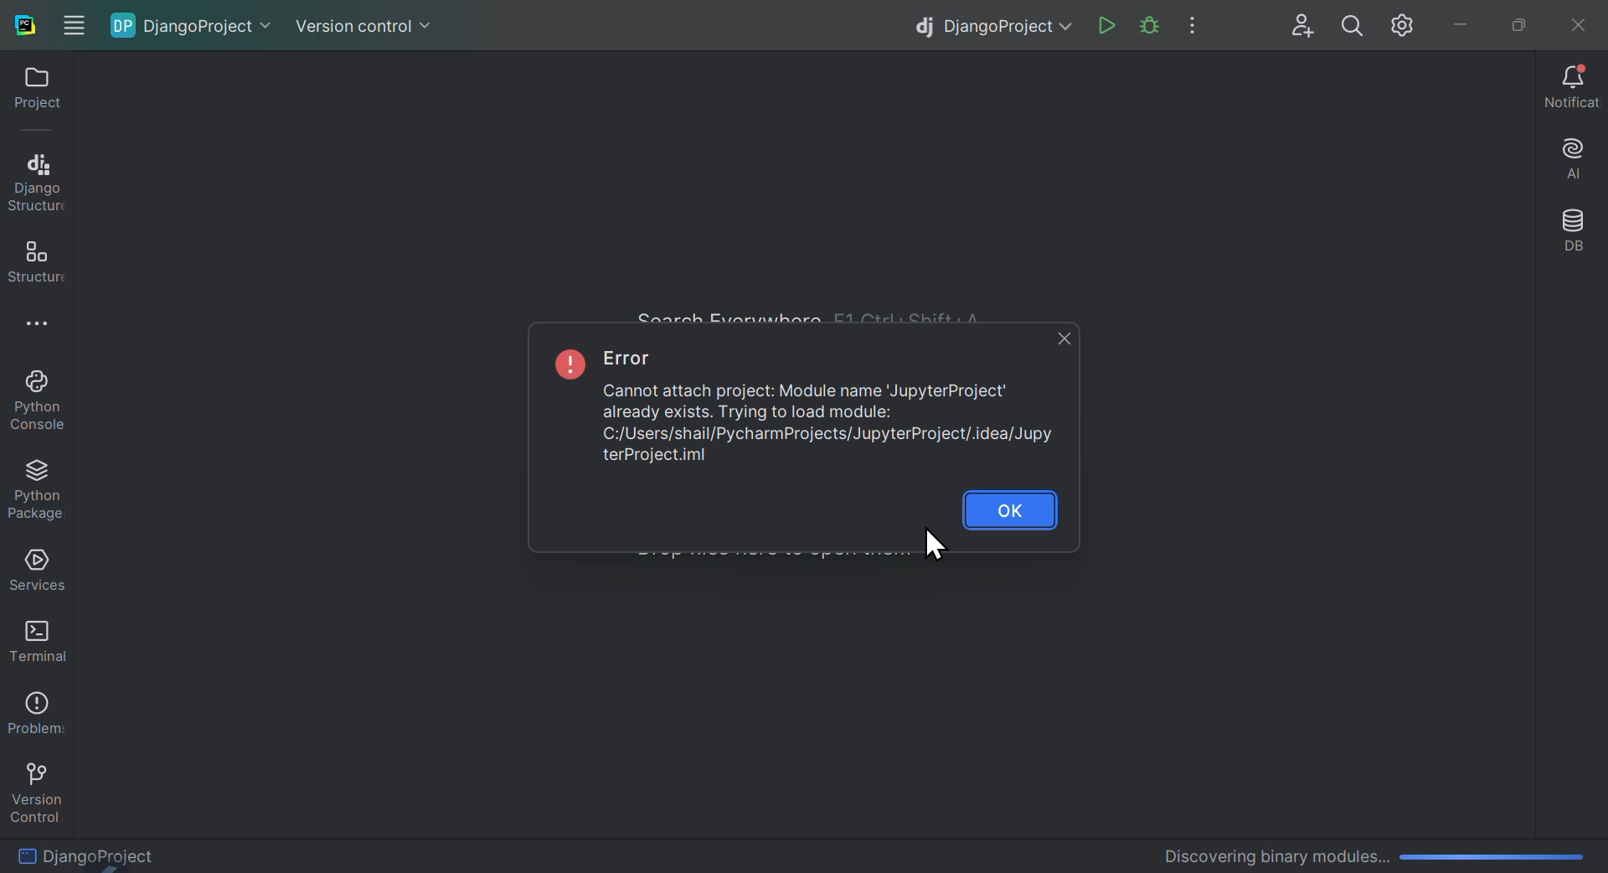 This screenshot has height=873, width=1608. Describe the element at coordinates (1148, 26) in the screenshot. I see `Run project file` at that location.